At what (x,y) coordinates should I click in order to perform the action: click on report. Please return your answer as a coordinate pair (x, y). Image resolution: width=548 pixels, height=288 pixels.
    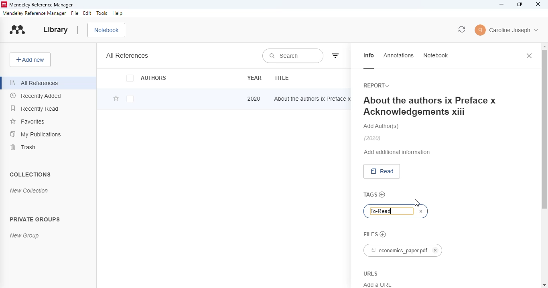
    Looking at the image, I should click on (376, 86).